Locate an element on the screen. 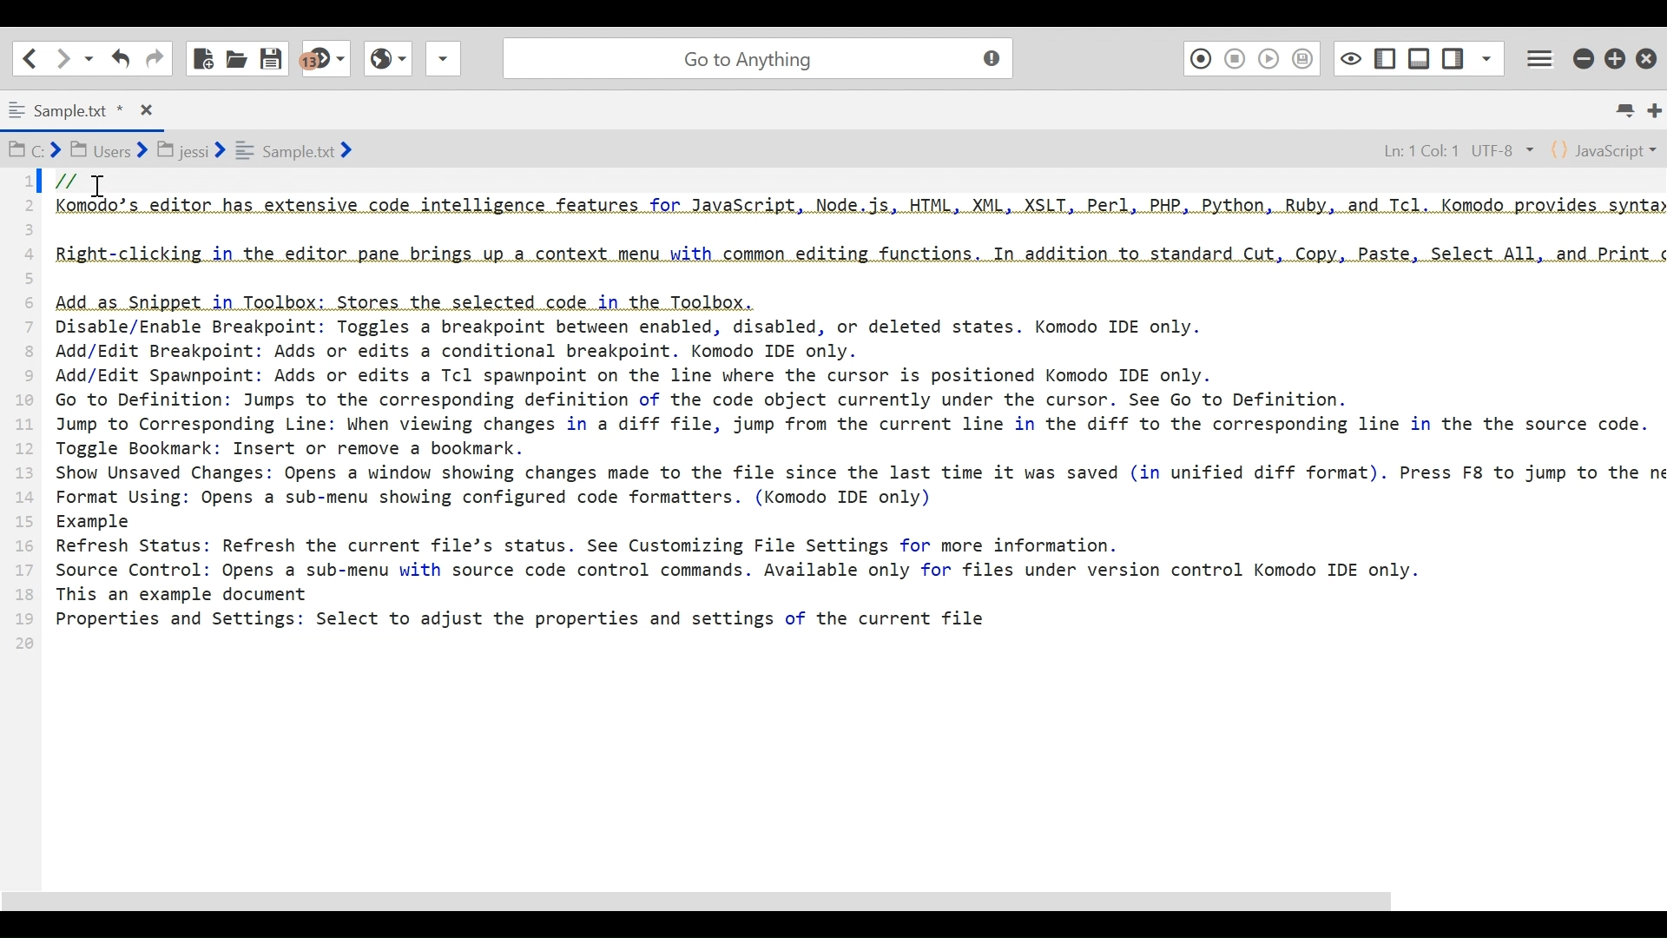 This screenshot has height=938, width=1667. Show/Hide Right Side Panel is located at coordinates (1384, 56).